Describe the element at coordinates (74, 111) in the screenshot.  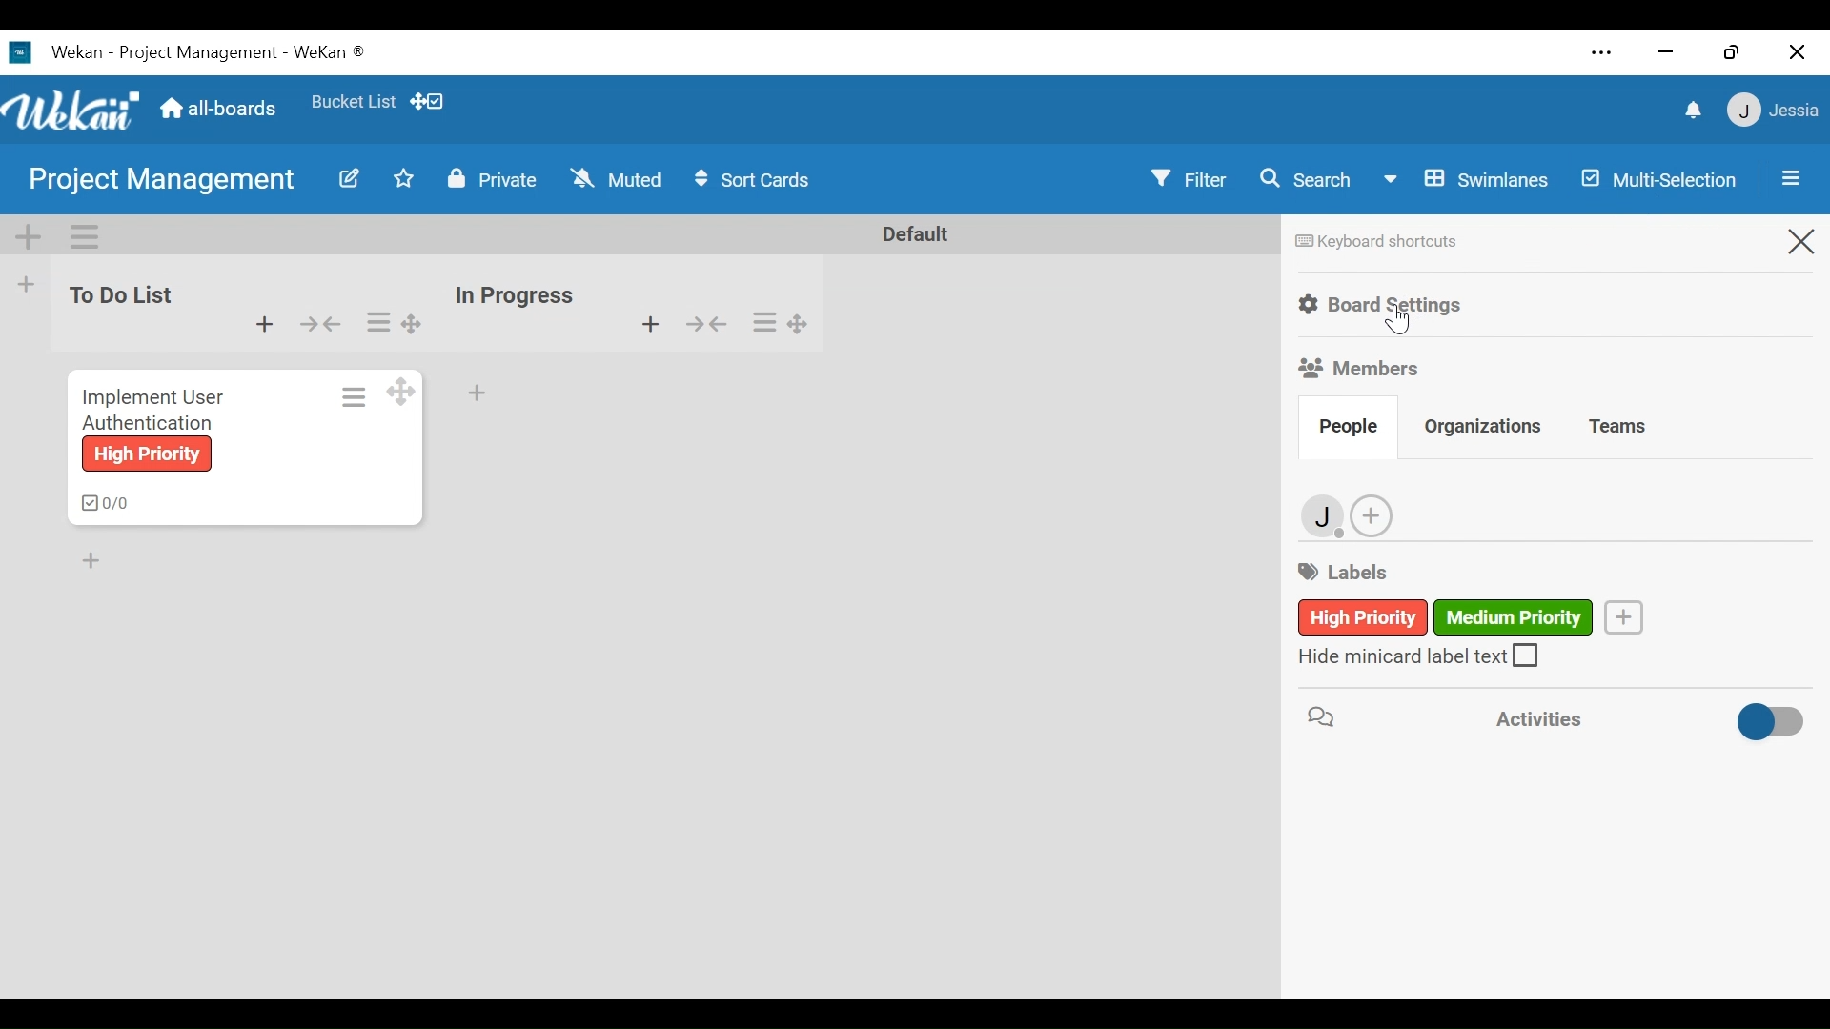
I see `wekan logo` at that location.